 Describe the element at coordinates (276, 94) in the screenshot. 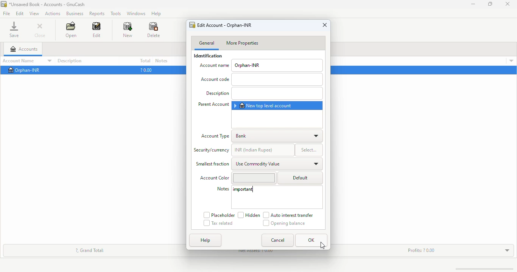

I see `add description` at that location.